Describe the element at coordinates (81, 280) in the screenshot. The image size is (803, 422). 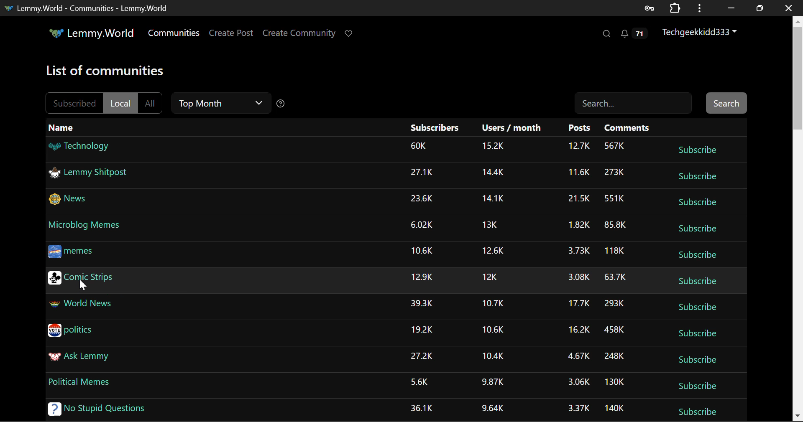
I see `Comic Strips` at that location.